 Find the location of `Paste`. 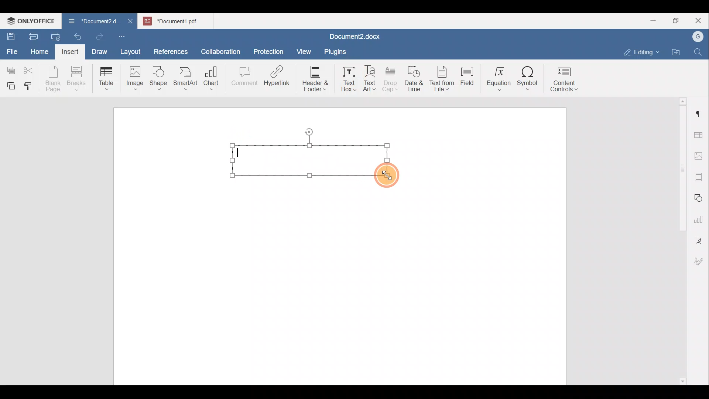

Paste is located at coordinates (9, 84).